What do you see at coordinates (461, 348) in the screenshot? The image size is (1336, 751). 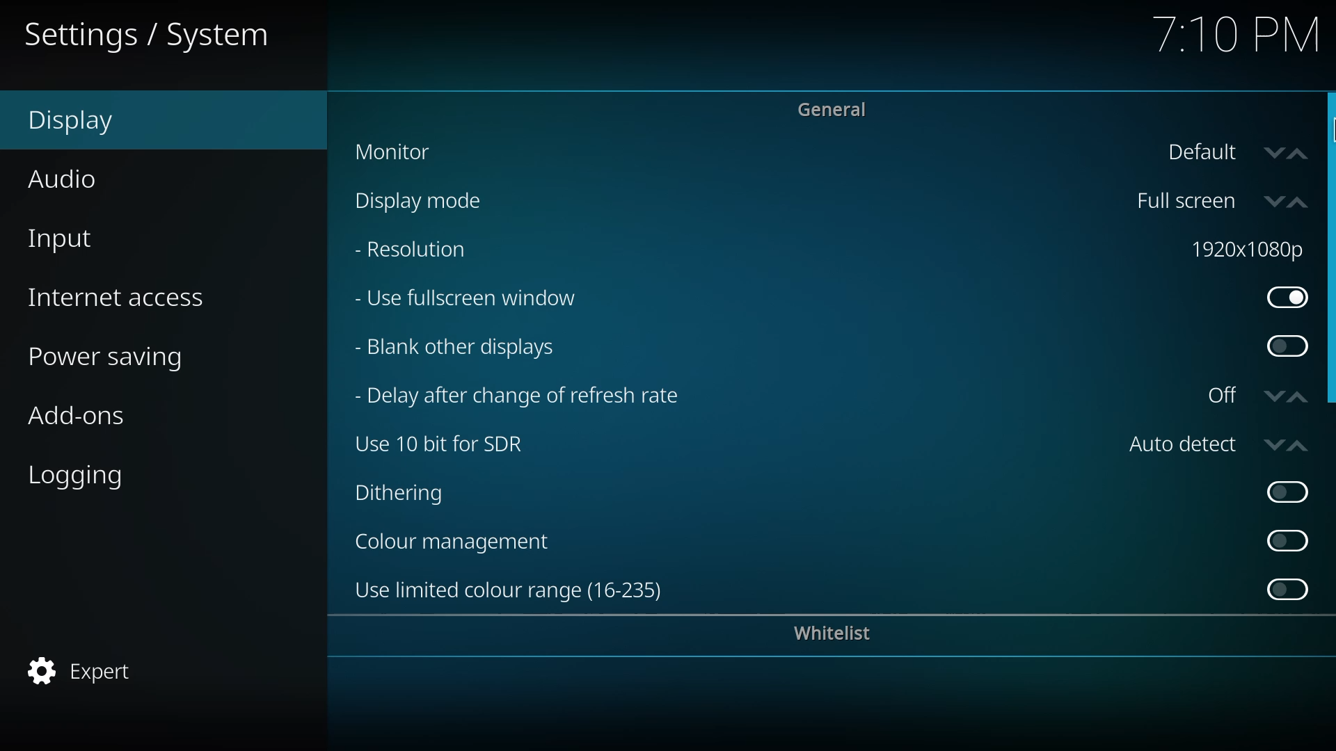 I see `blank other displays` at bounding box center [461, 348].